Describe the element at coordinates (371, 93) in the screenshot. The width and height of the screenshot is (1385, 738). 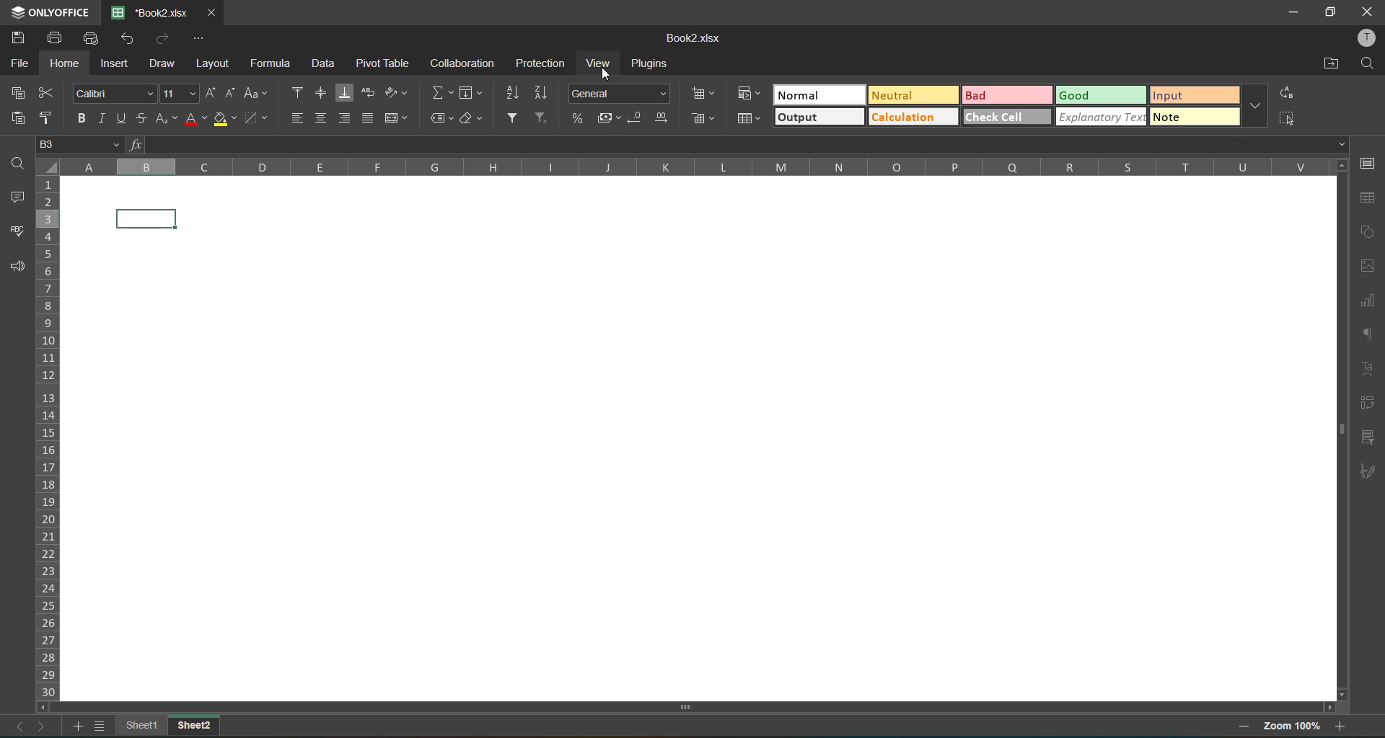
I see `wrap text` at that location.